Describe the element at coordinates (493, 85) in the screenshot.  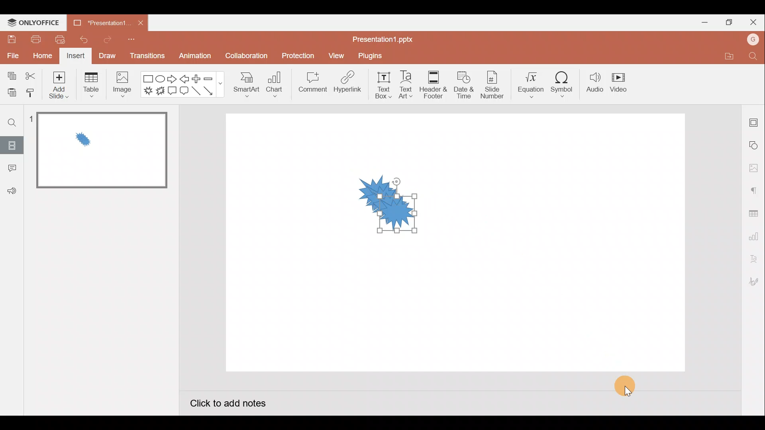
I see `Slide number` at that location.